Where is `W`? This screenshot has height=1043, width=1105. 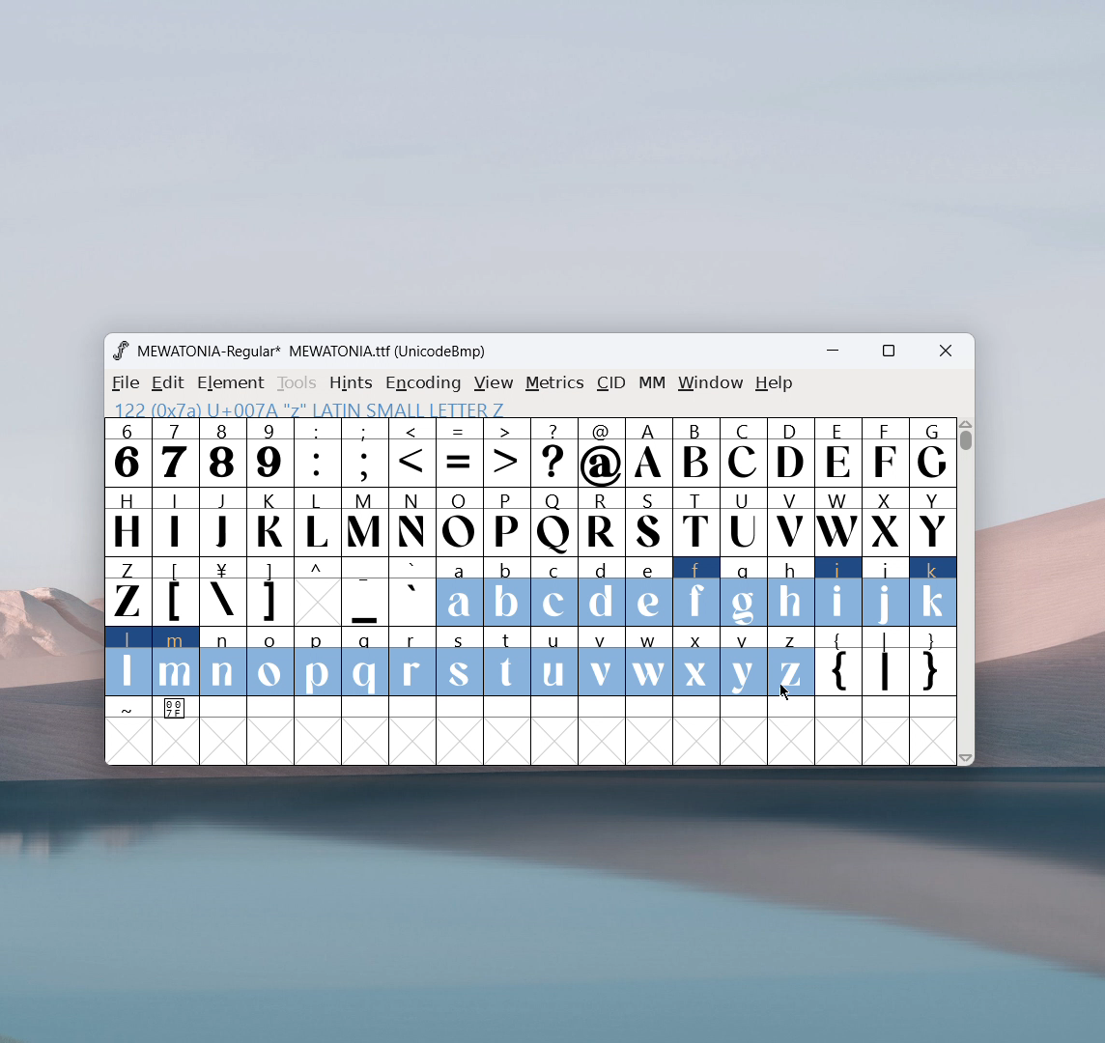
W is located at coordinates (836, 521).